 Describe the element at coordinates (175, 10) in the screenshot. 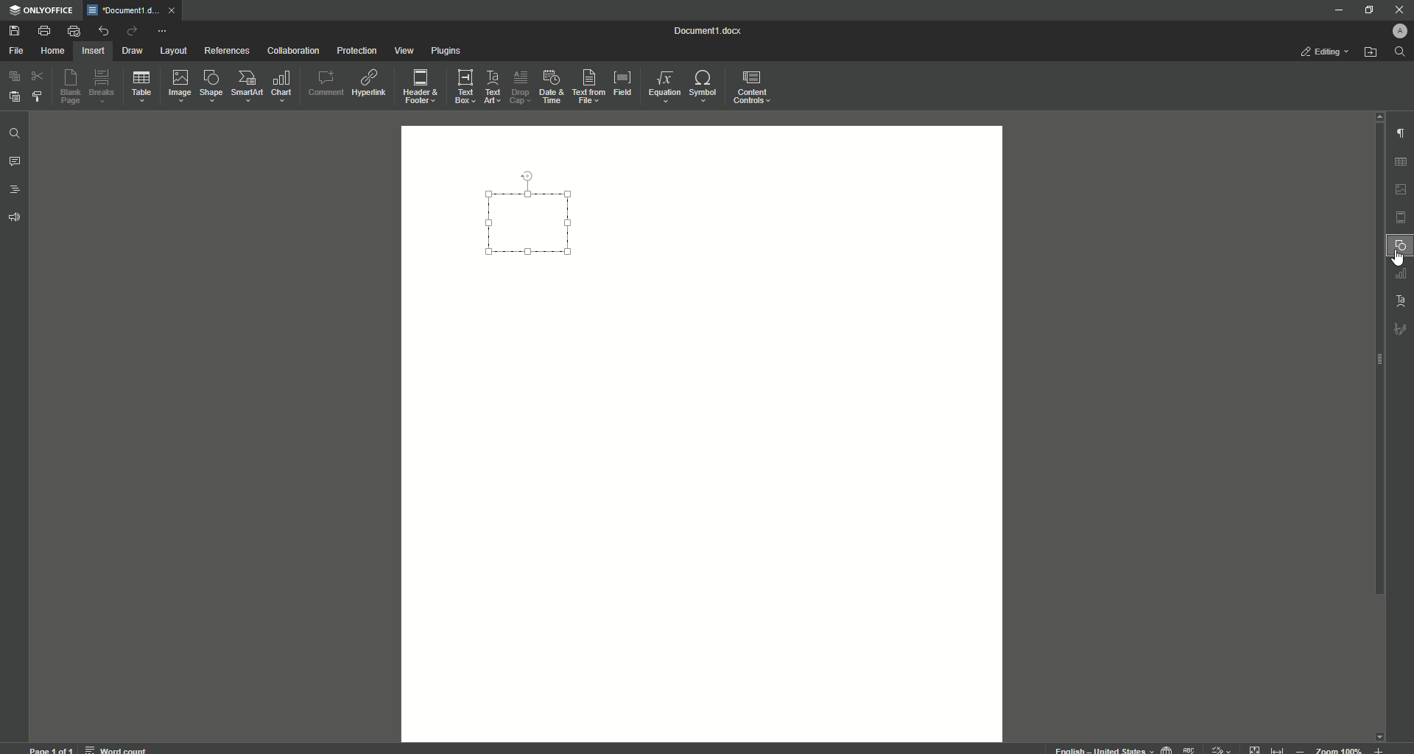

I see `close` at that location.